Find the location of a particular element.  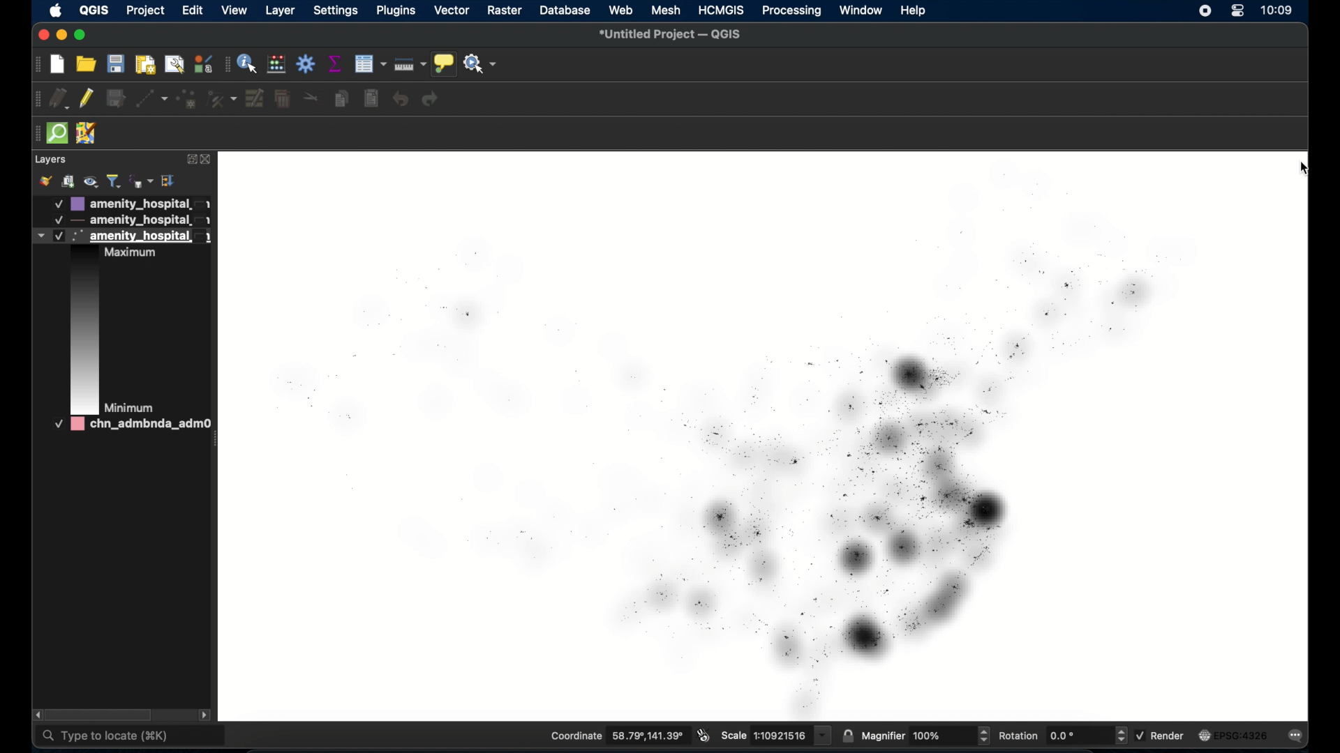

raster is located at coordinates (504, 10).